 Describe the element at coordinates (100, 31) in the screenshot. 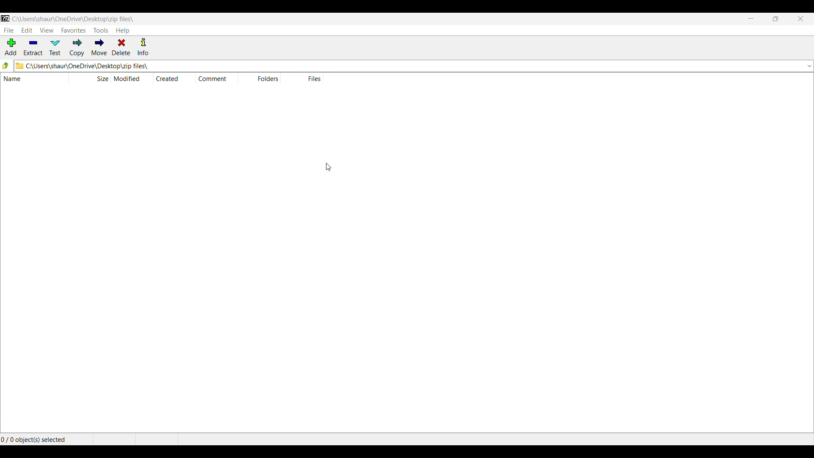

I see `TOOLS` at that location.